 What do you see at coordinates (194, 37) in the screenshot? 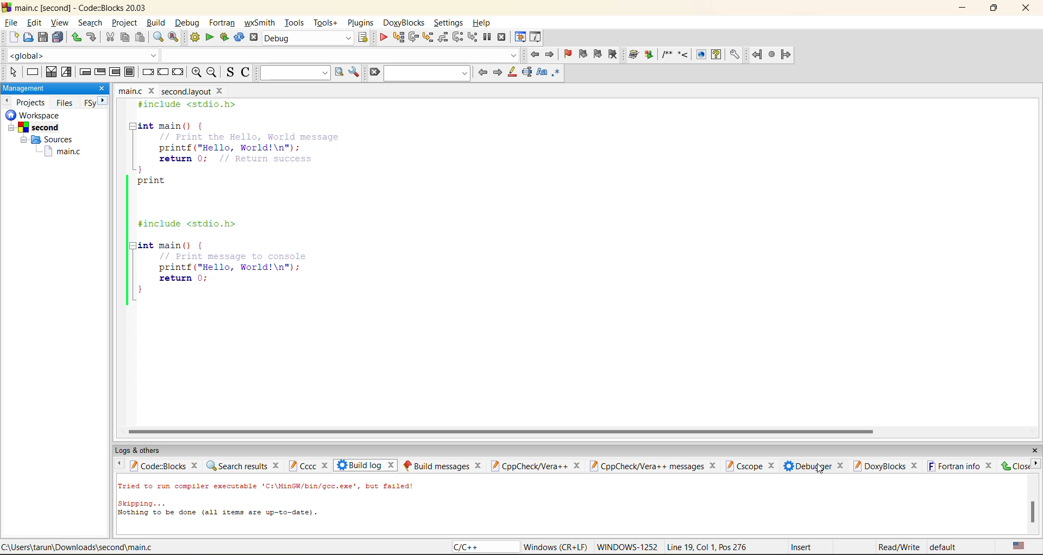
I see `build` at bounding box center [194, 37].